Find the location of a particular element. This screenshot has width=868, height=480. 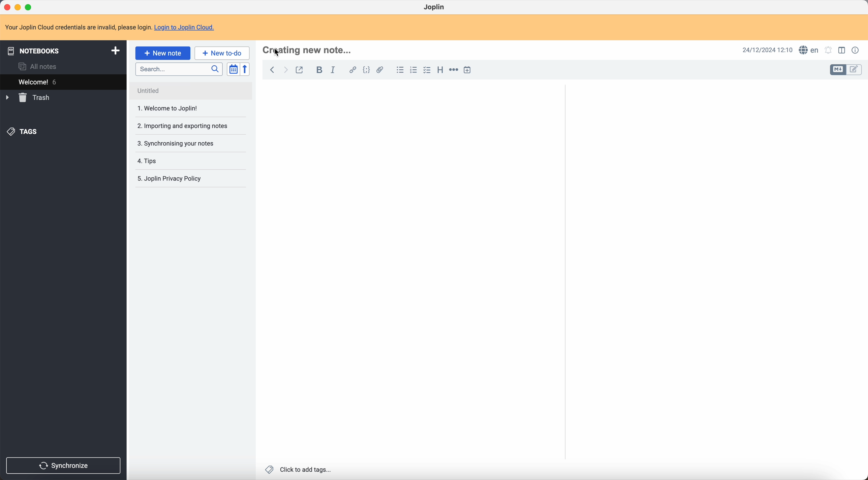

click to add tags is located at coordinates (300, 470).